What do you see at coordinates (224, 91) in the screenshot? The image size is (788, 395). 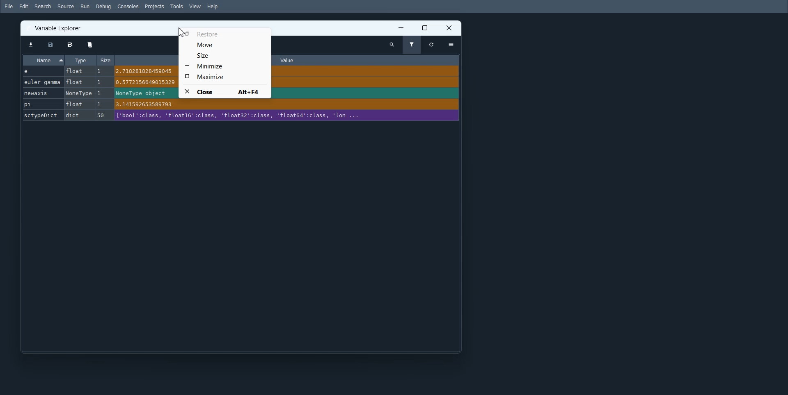 I see `Close` at bounding box center [224, 91].